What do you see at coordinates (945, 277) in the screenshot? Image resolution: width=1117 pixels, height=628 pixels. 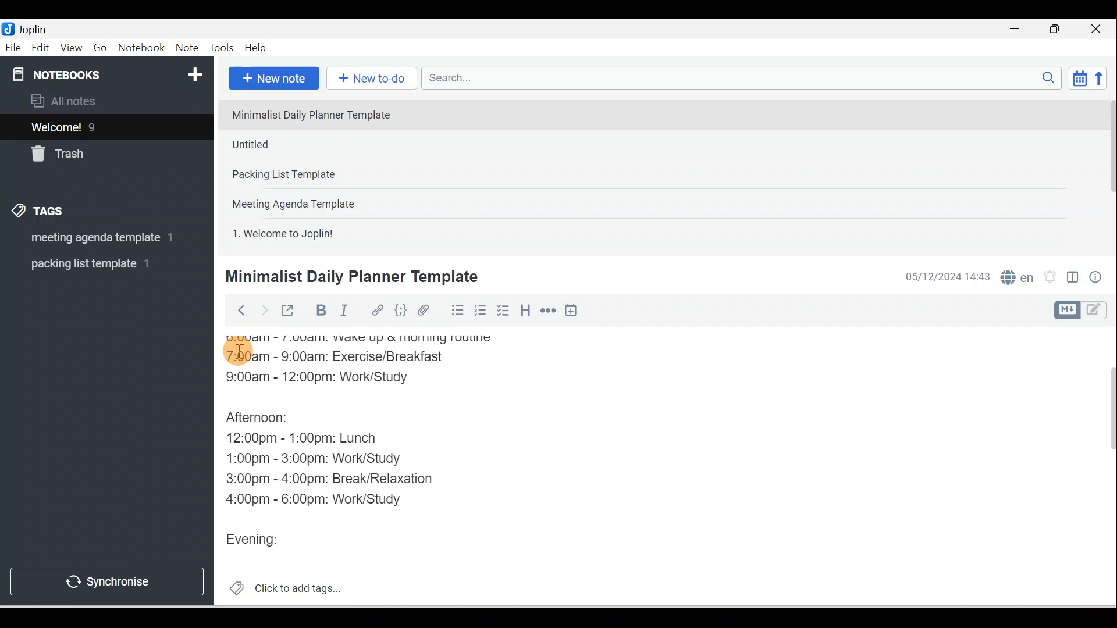 I see `Date & time` at bounding box center [945, 277].